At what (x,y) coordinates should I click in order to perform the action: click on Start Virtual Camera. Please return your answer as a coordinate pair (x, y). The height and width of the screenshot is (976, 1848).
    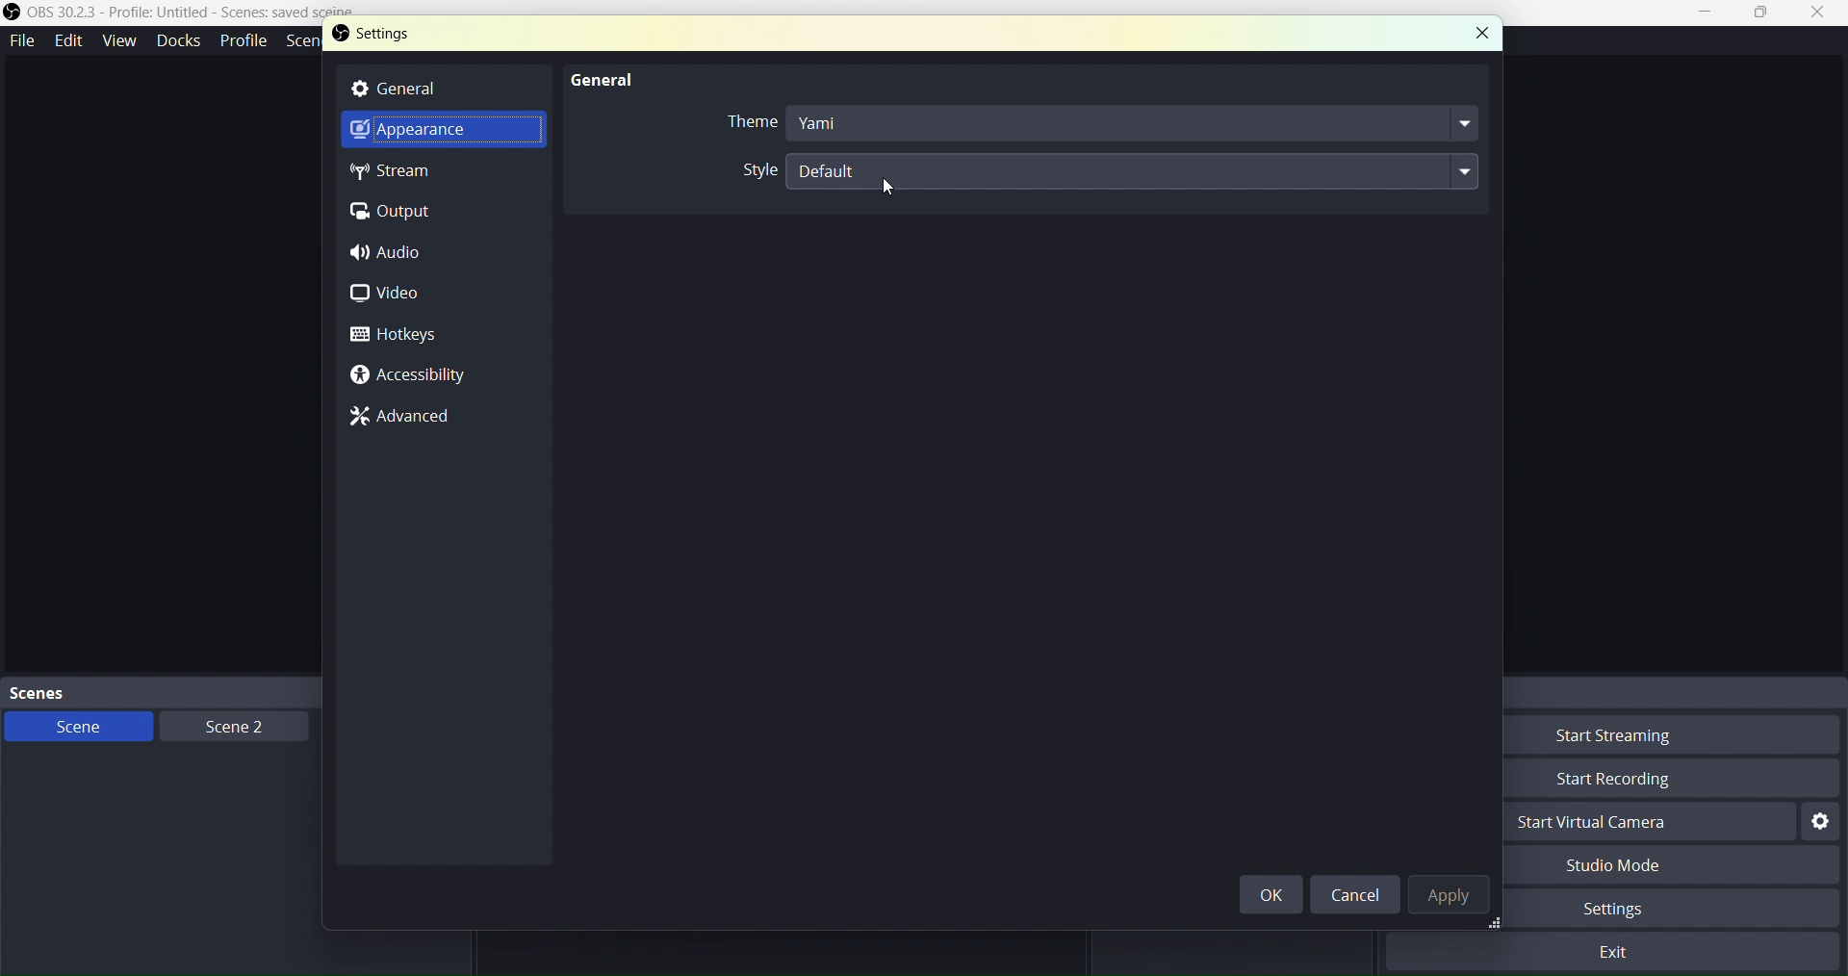
    Looking at the image, I should click on (1642, 825).